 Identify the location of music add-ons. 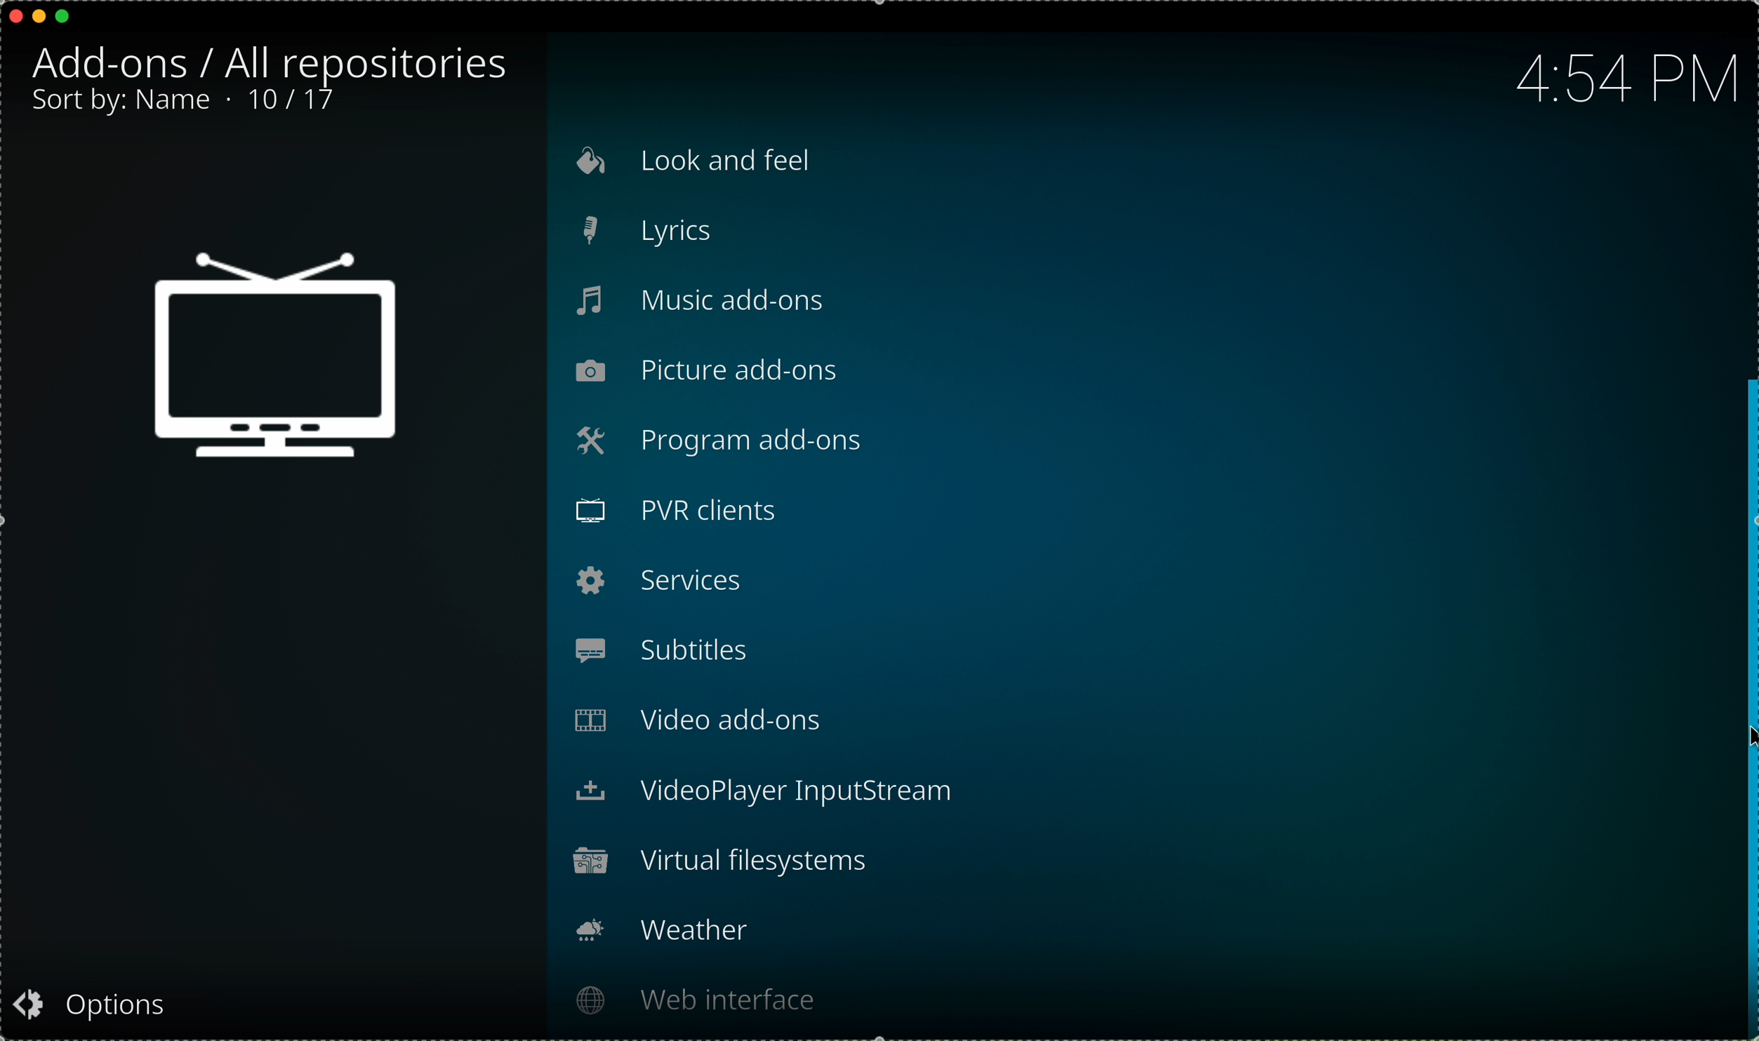
(708, 302).